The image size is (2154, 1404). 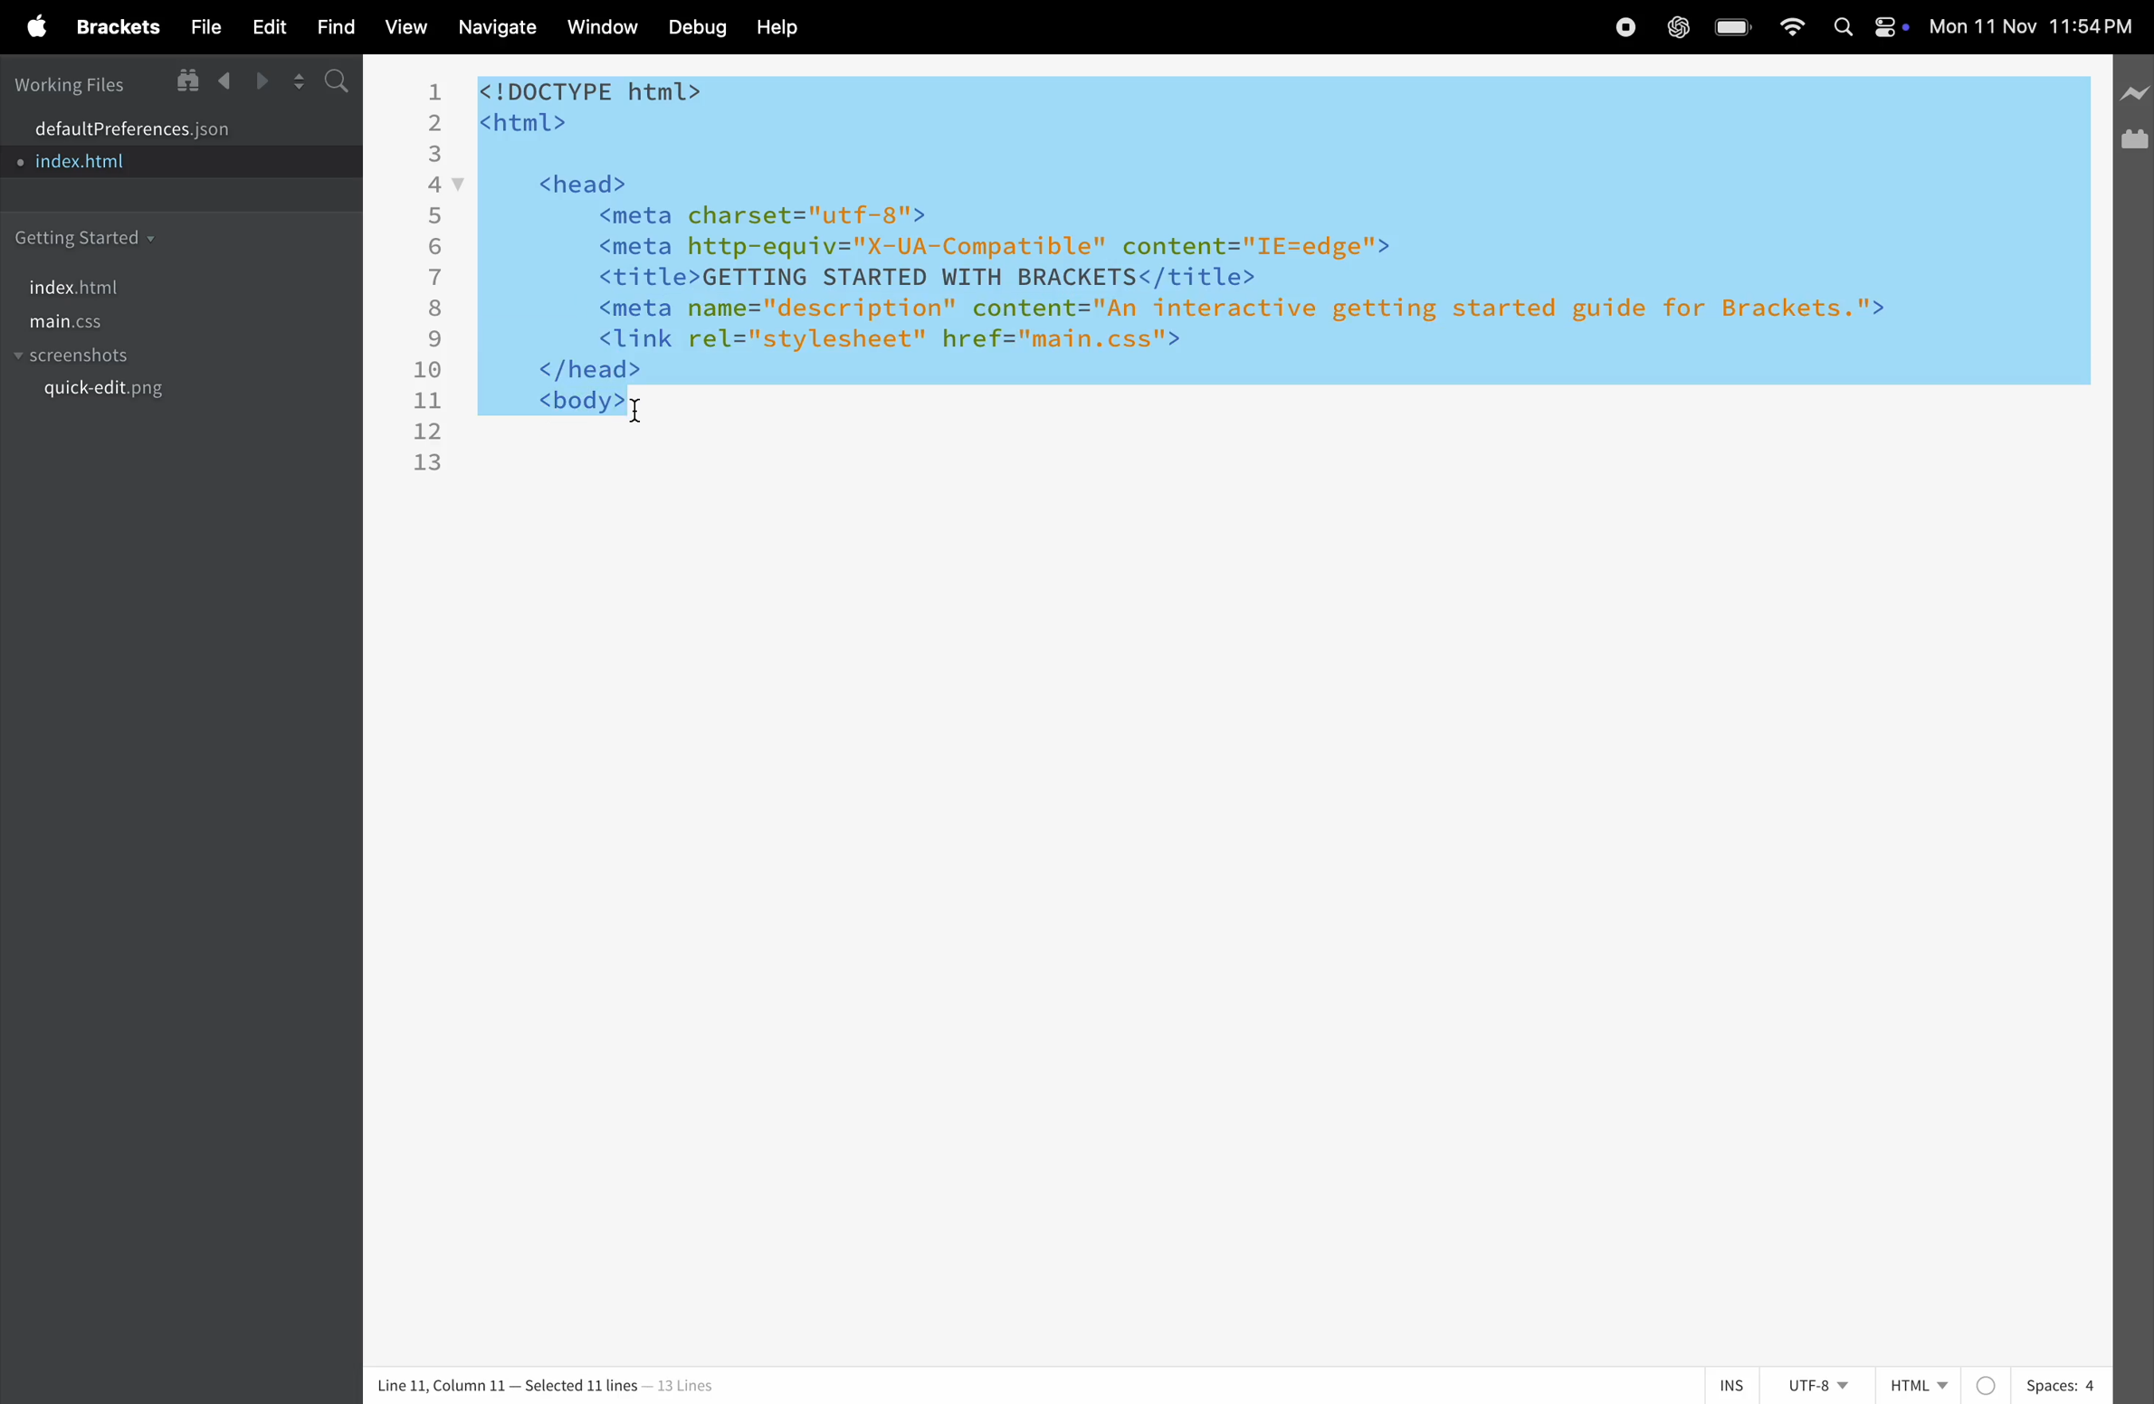 What do you see at coordinates (2060, 1386) in the screenshot?
I see `spaces` at bounding box center [2060, 1386].